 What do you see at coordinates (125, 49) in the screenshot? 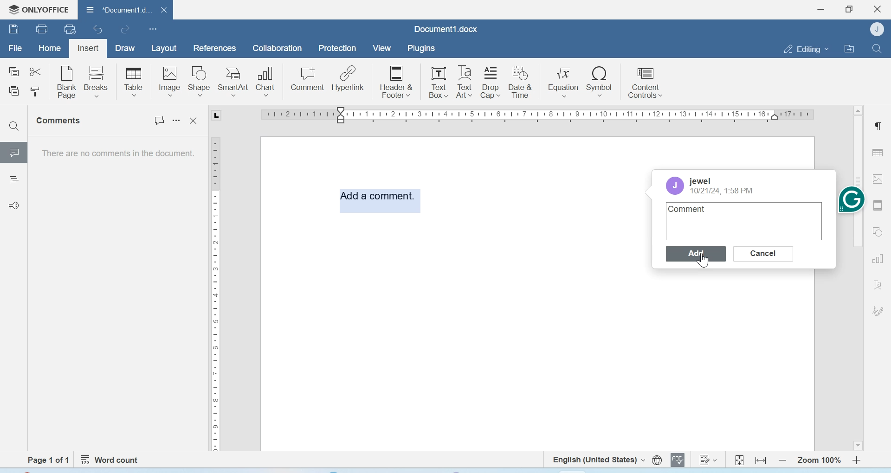
I see `Draw` at bounding box center [125, 49].